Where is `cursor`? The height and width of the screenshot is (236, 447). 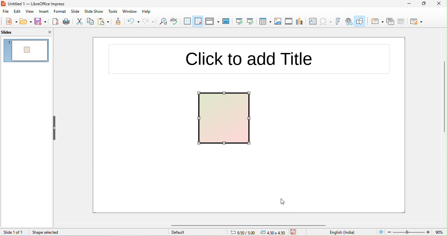
cursor is located at coordinates (280, 202).